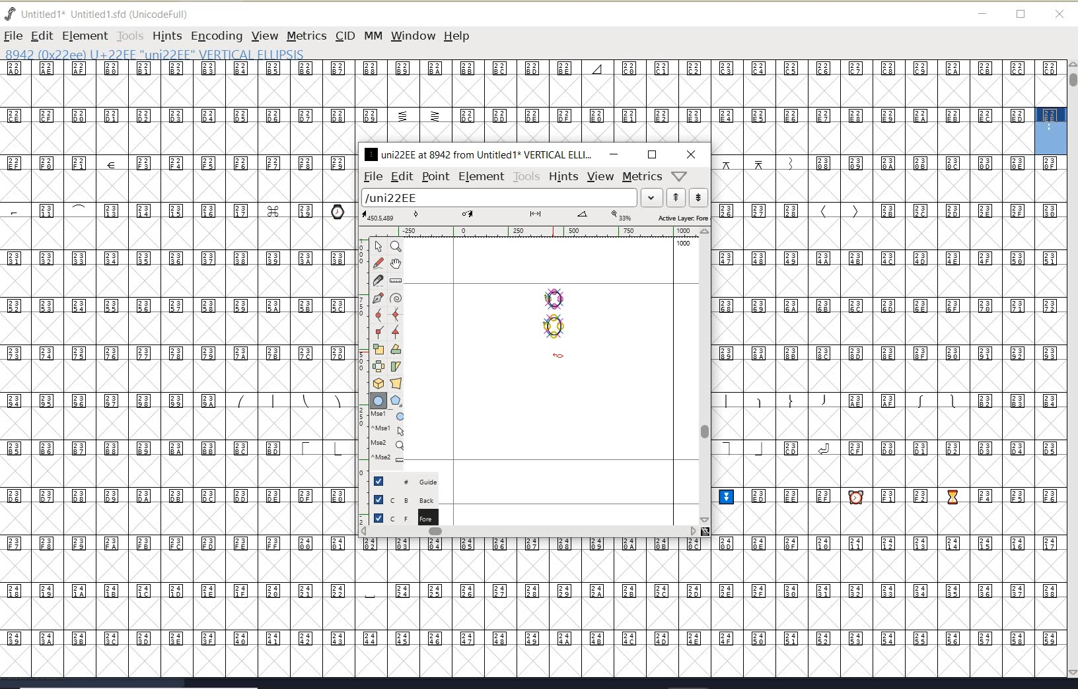 This screenshot has width=1078, height=689. I want to click on ELEMENT, so click(85, 36).